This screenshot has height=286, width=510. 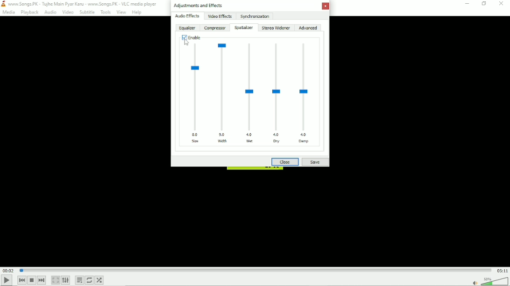 I want to click on View, so click(x=121, y=13).